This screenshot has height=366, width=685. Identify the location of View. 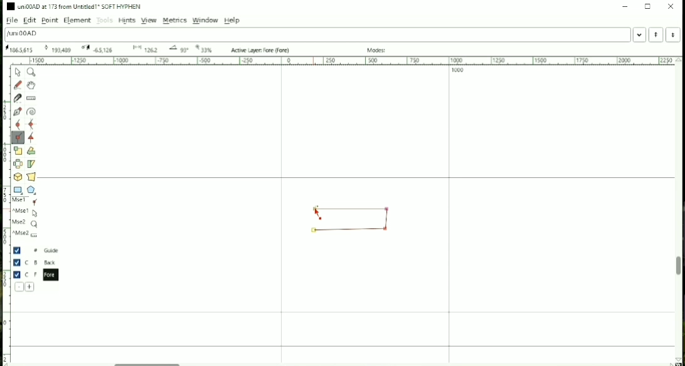
(148, 20).